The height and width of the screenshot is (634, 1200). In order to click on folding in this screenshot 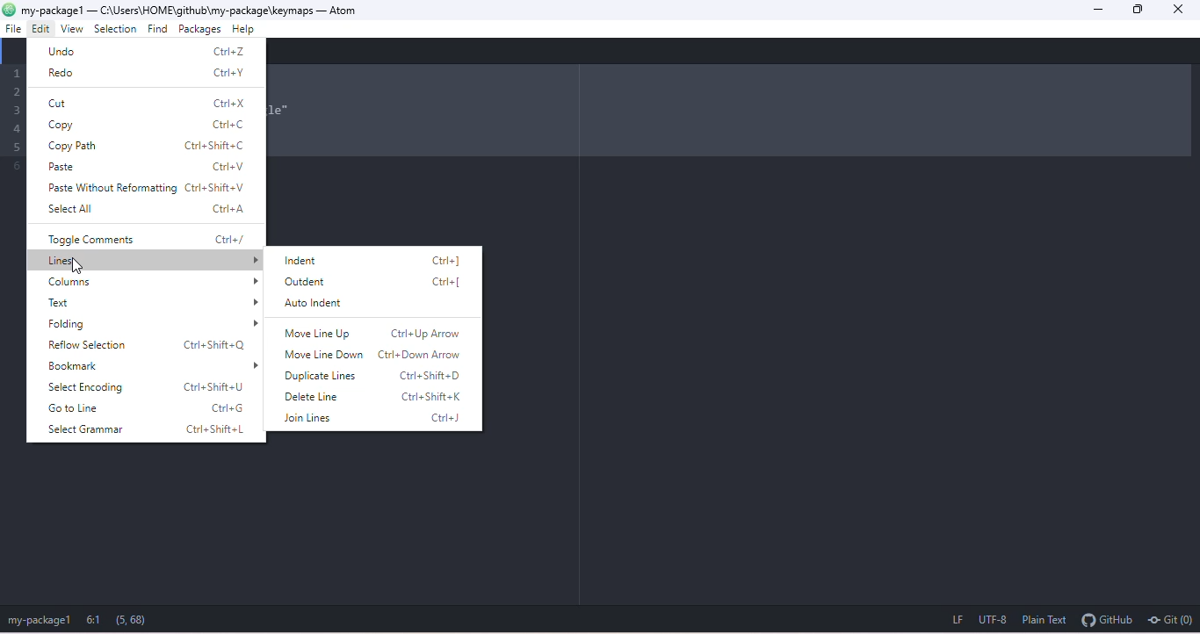, I will do `click(150, 324)`.